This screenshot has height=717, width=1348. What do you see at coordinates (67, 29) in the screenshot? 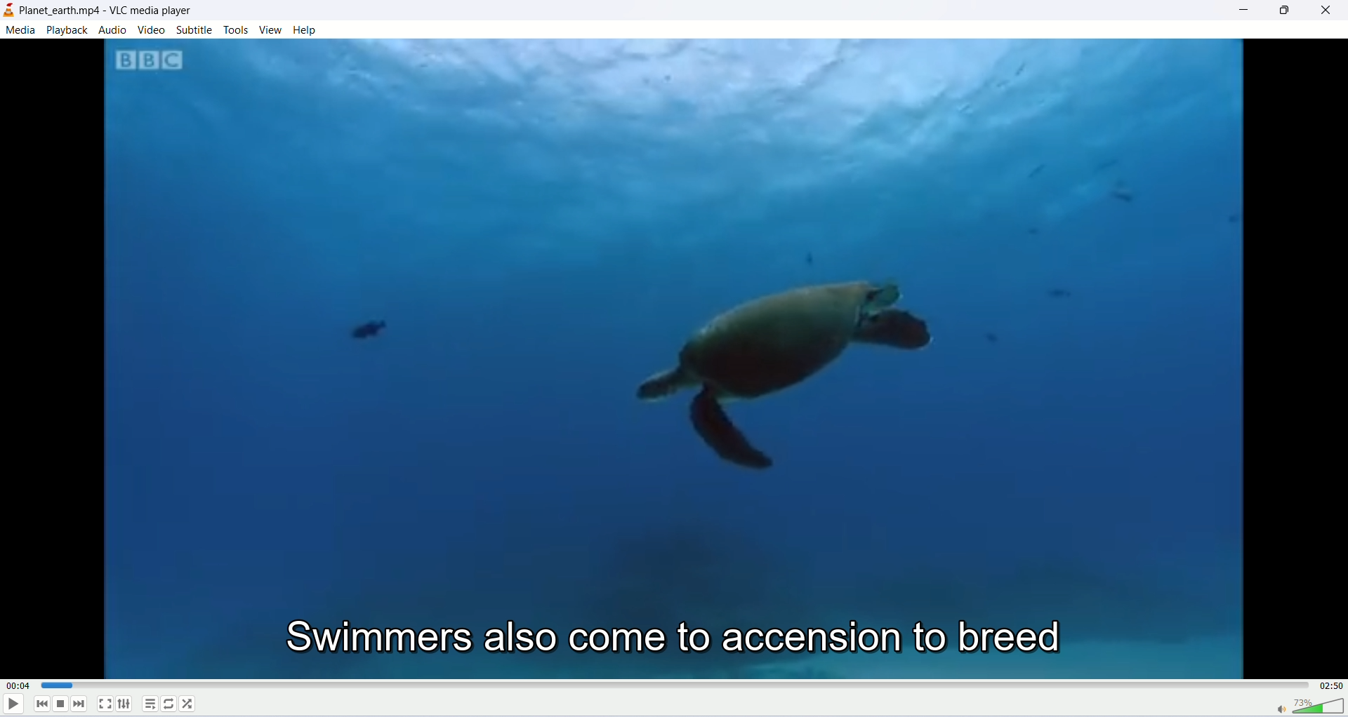
I see `playback` at bounding box center [67, 29].